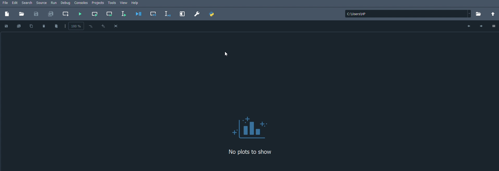 The image size is (499, 171). Describe the element at coordinates (44, 26) in the screenshot. I see `delete` at that location.